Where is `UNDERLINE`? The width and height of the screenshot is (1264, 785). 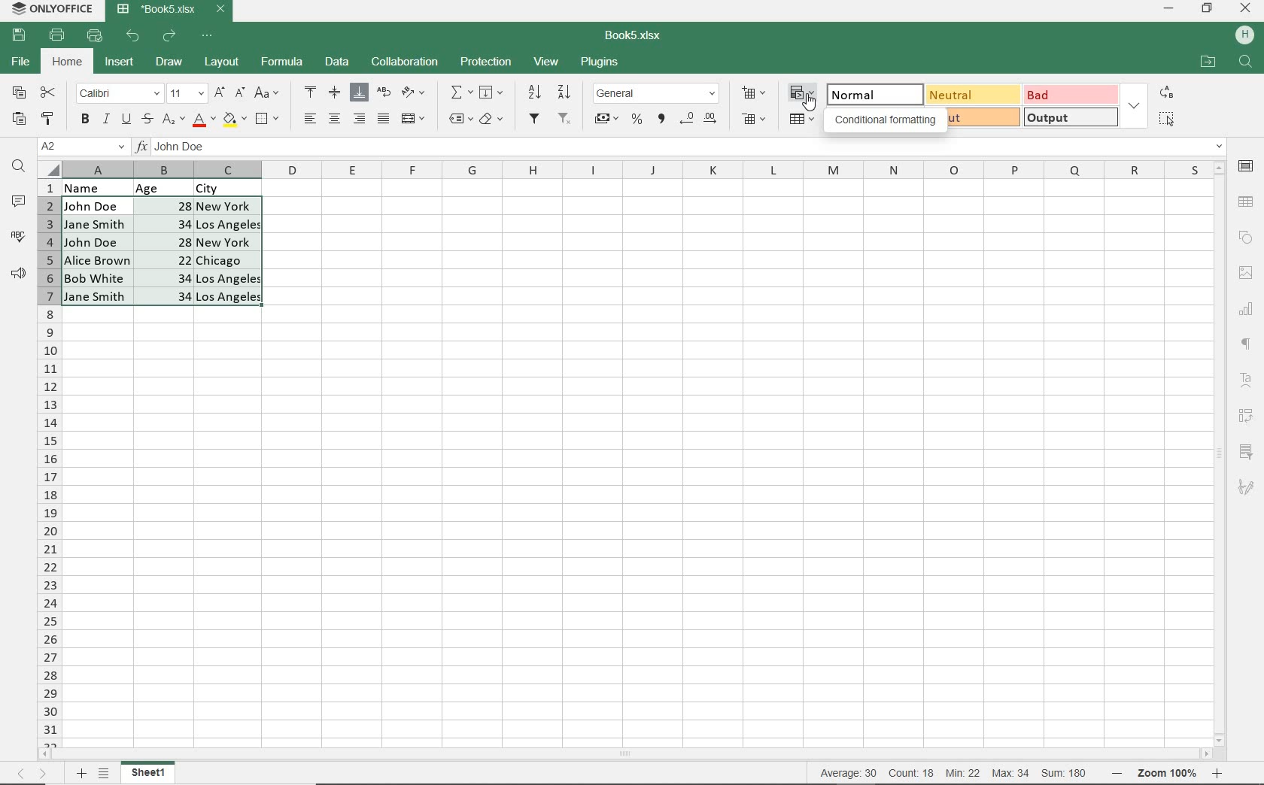
UNDERLINE is located at coordinates (125, 120).